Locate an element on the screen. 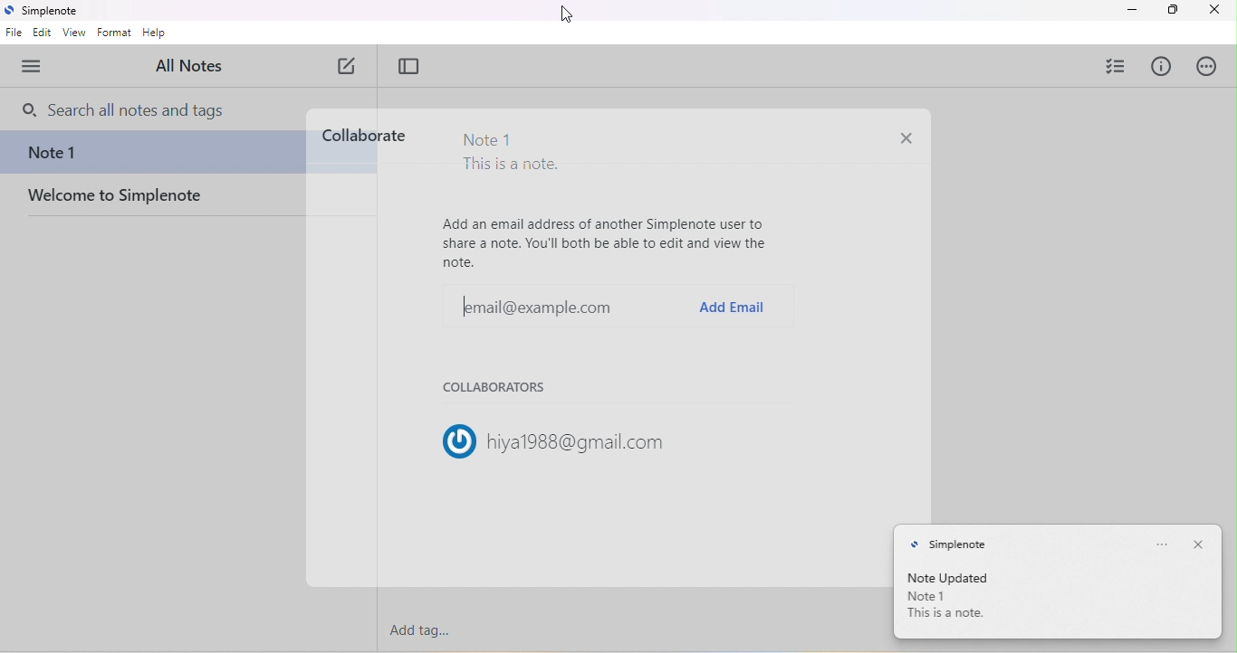  help is located at coordinates (155, 33).